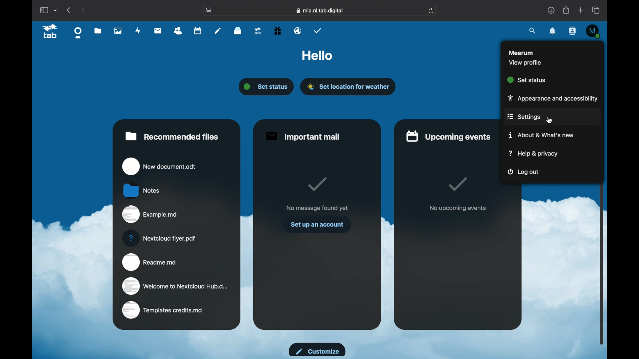 The image size is (639, 359). What do you see at coordinates (258, 31) in the screenshot?
I see `upgrade` at bounding box center [258, 31].